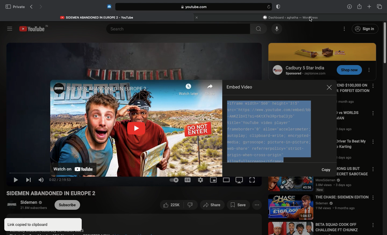  Describe the element at coordinates (385, 128) in the screenshot. I see `Scroll` at that location.